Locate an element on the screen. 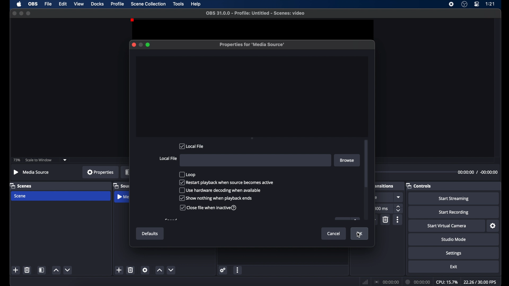 This screenshot has height=286, width=509. ok is located at coordinates (358, 234).